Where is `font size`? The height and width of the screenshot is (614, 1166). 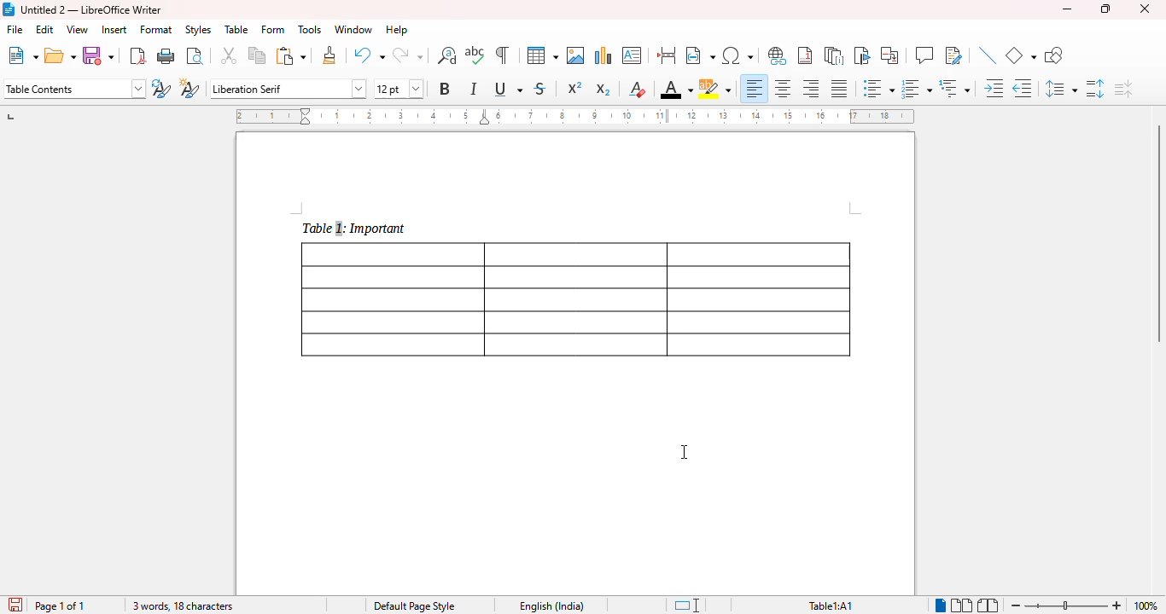
font size is located at coordinates (399, 89).